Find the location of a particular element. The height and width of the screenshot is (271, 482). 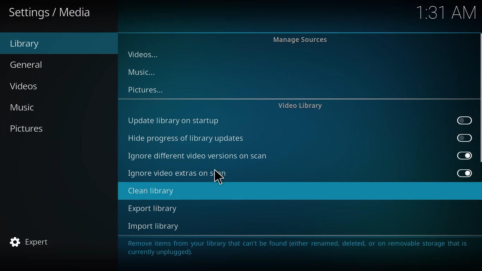

Settings / Media is located at coordinates (53, 15).